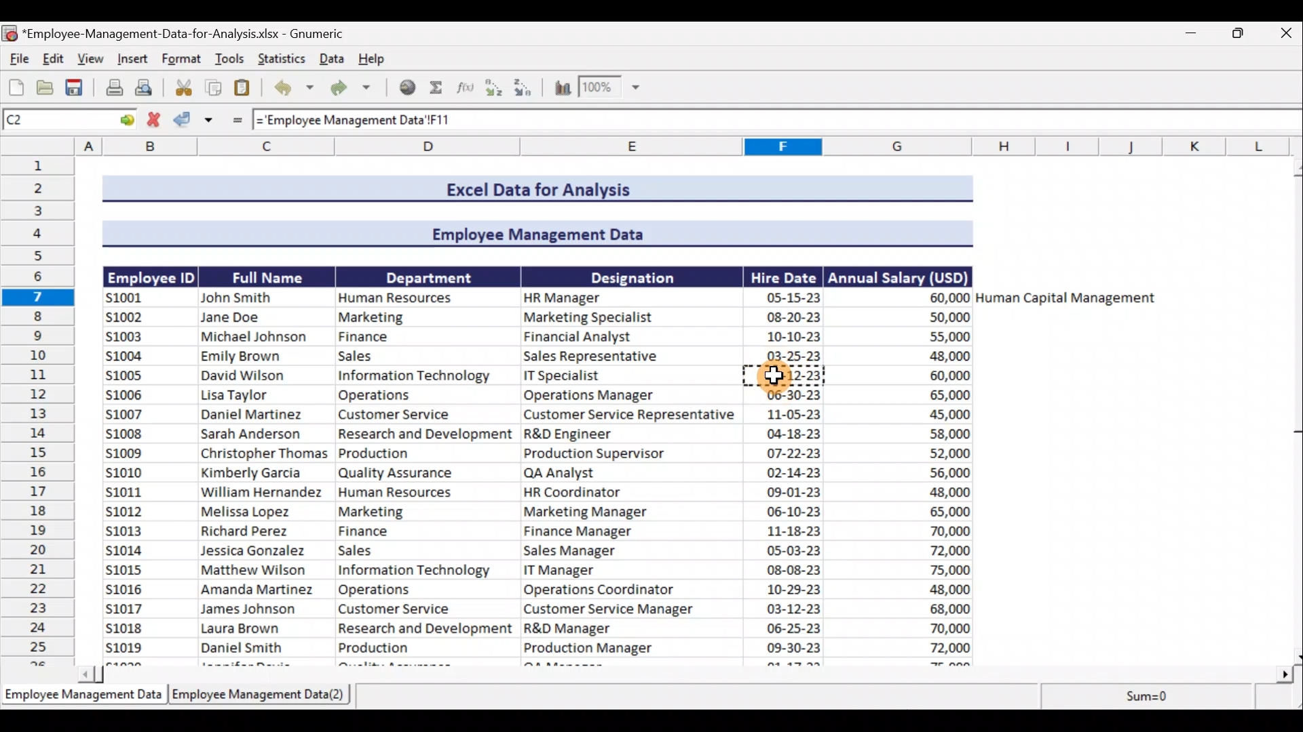 This screenshot has width=1303, height=732. I want to click on Format, so click(182, 61).